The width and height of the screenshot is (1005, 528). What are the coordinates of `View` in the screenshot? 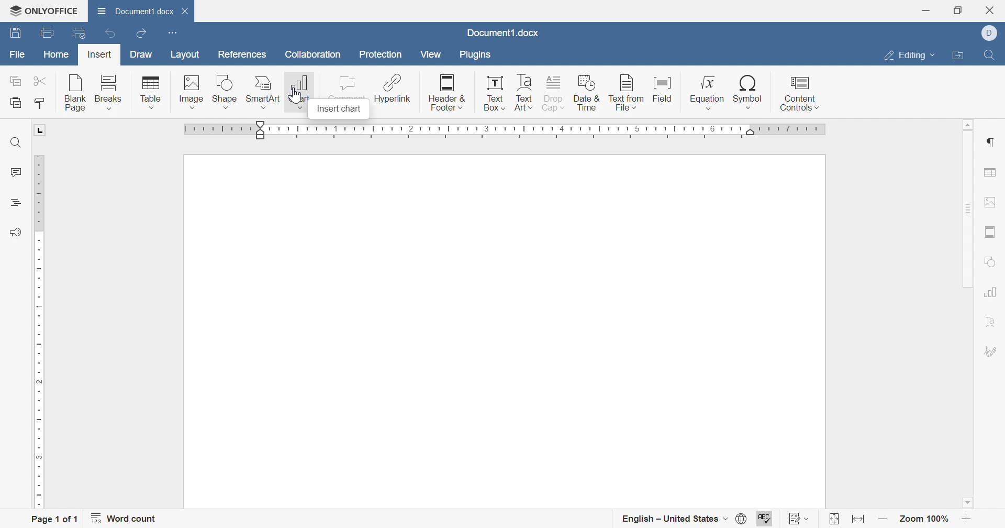 It's located at (431, 54).